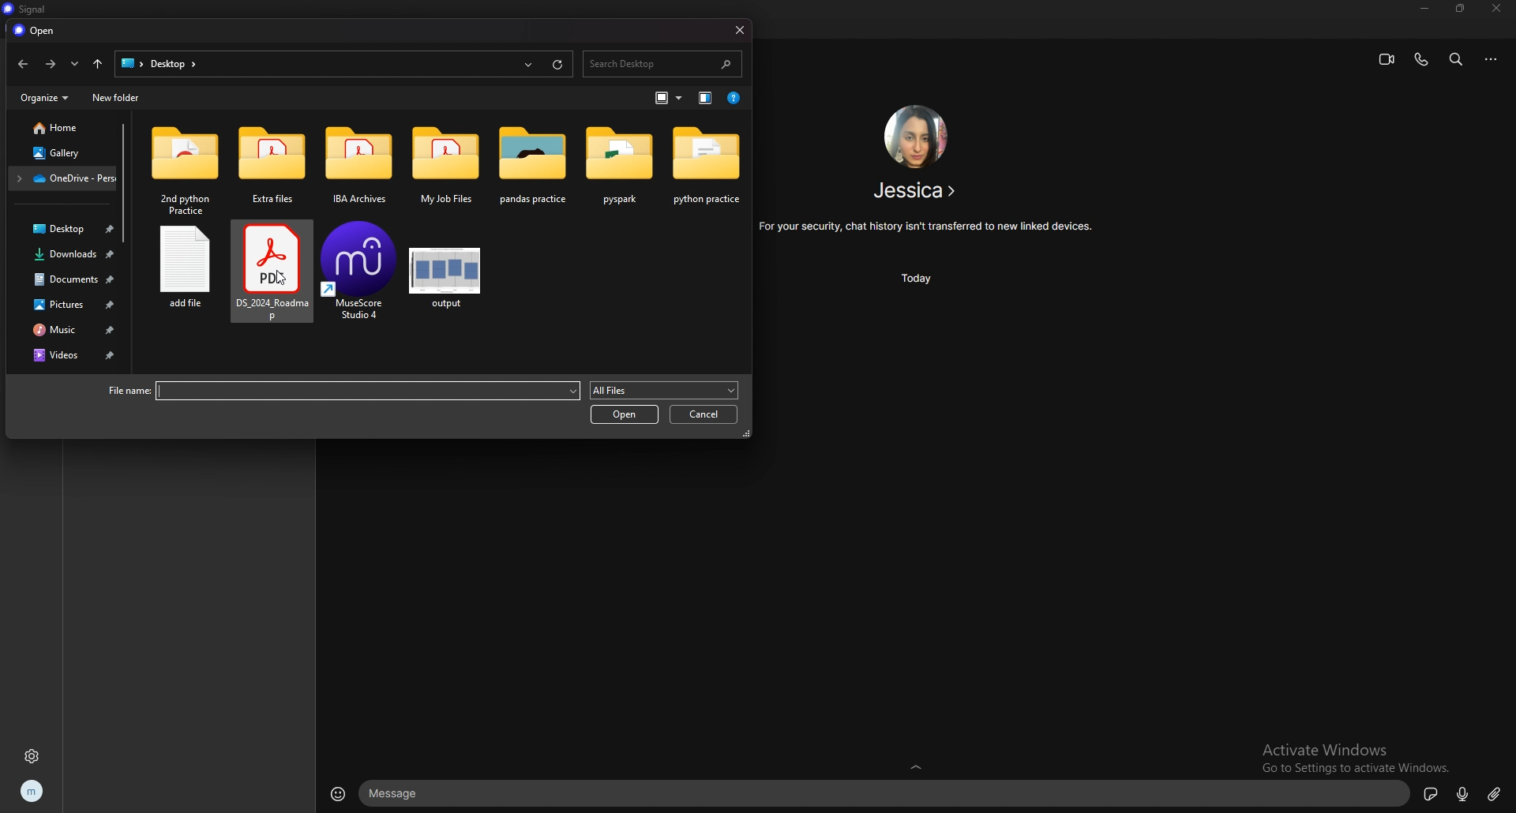 This screenshot has height=813, width=1516. Describe the element at coordinates (63, 178) in the screenshot. I see `folder` at that location.